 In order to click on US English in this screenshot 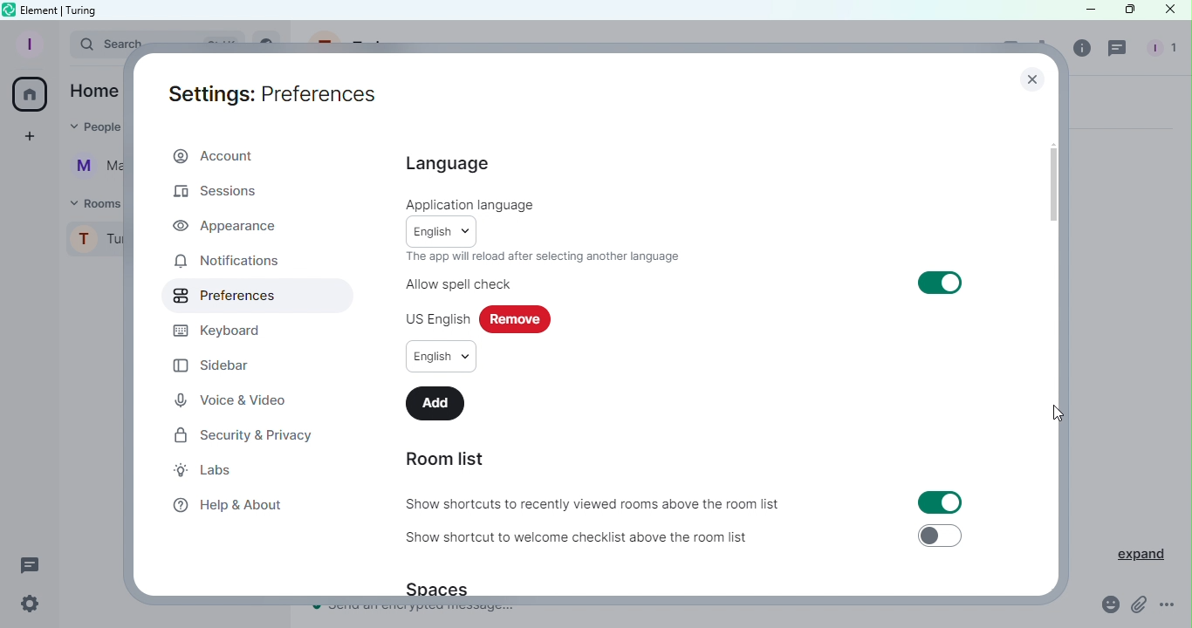, I will do `click(435, 318)`.